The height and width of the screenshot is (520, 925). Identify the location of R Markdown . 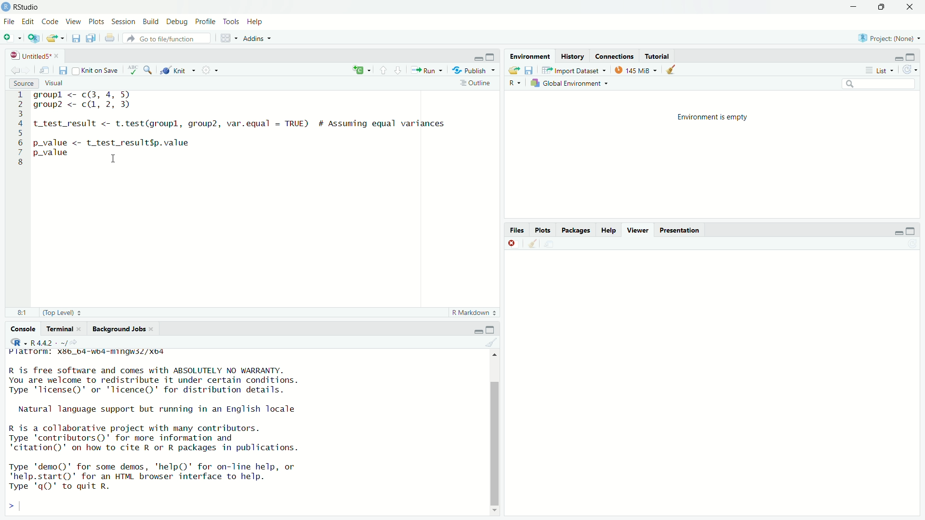
(474, 313).